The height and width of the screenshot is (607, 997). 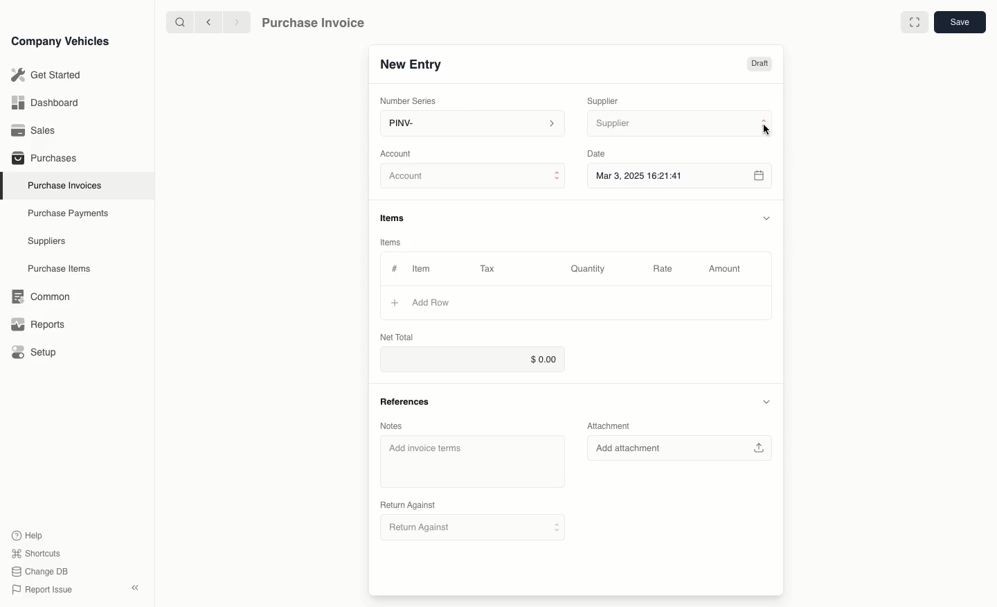 What do you see at coordinates (766, 130) in the screenshot?
I see `cursor` at bounding box center [766, 130].